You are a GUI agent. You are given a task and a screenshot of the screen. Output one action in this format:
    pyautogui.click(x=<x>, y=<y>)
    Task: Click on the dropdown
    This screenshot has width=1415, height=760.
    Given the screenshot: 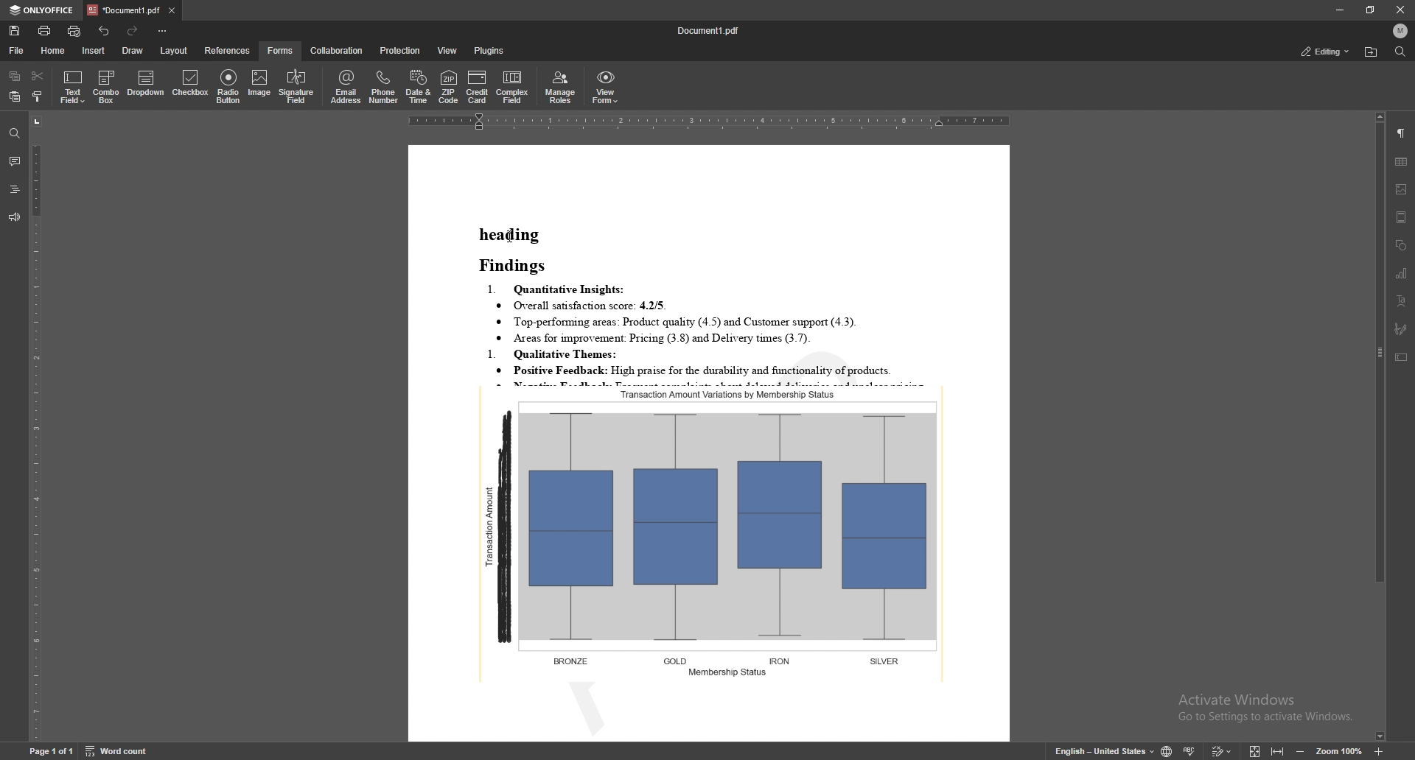 What is the action you would take?
    pyautogui.click(x=147, y=85)
    